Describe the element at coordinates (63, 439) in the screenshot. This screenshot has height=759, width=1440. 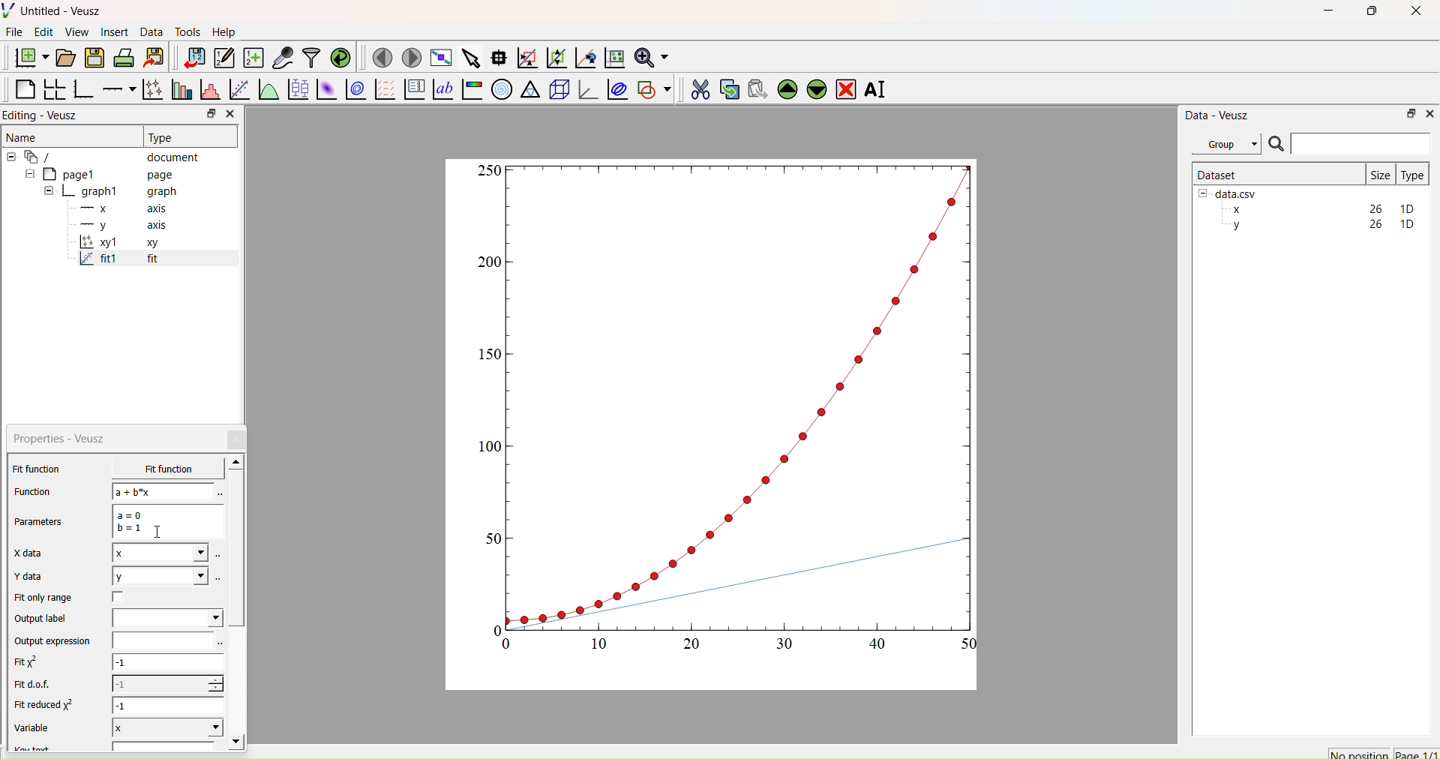
I see `Properties - Veusz` at that location.